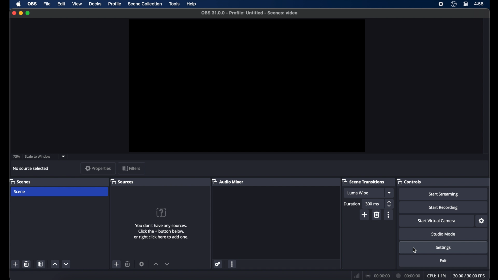  Describe the element at coordinates (437, 276) in the screenshot. I see `cpu: 1.1%` at that location.